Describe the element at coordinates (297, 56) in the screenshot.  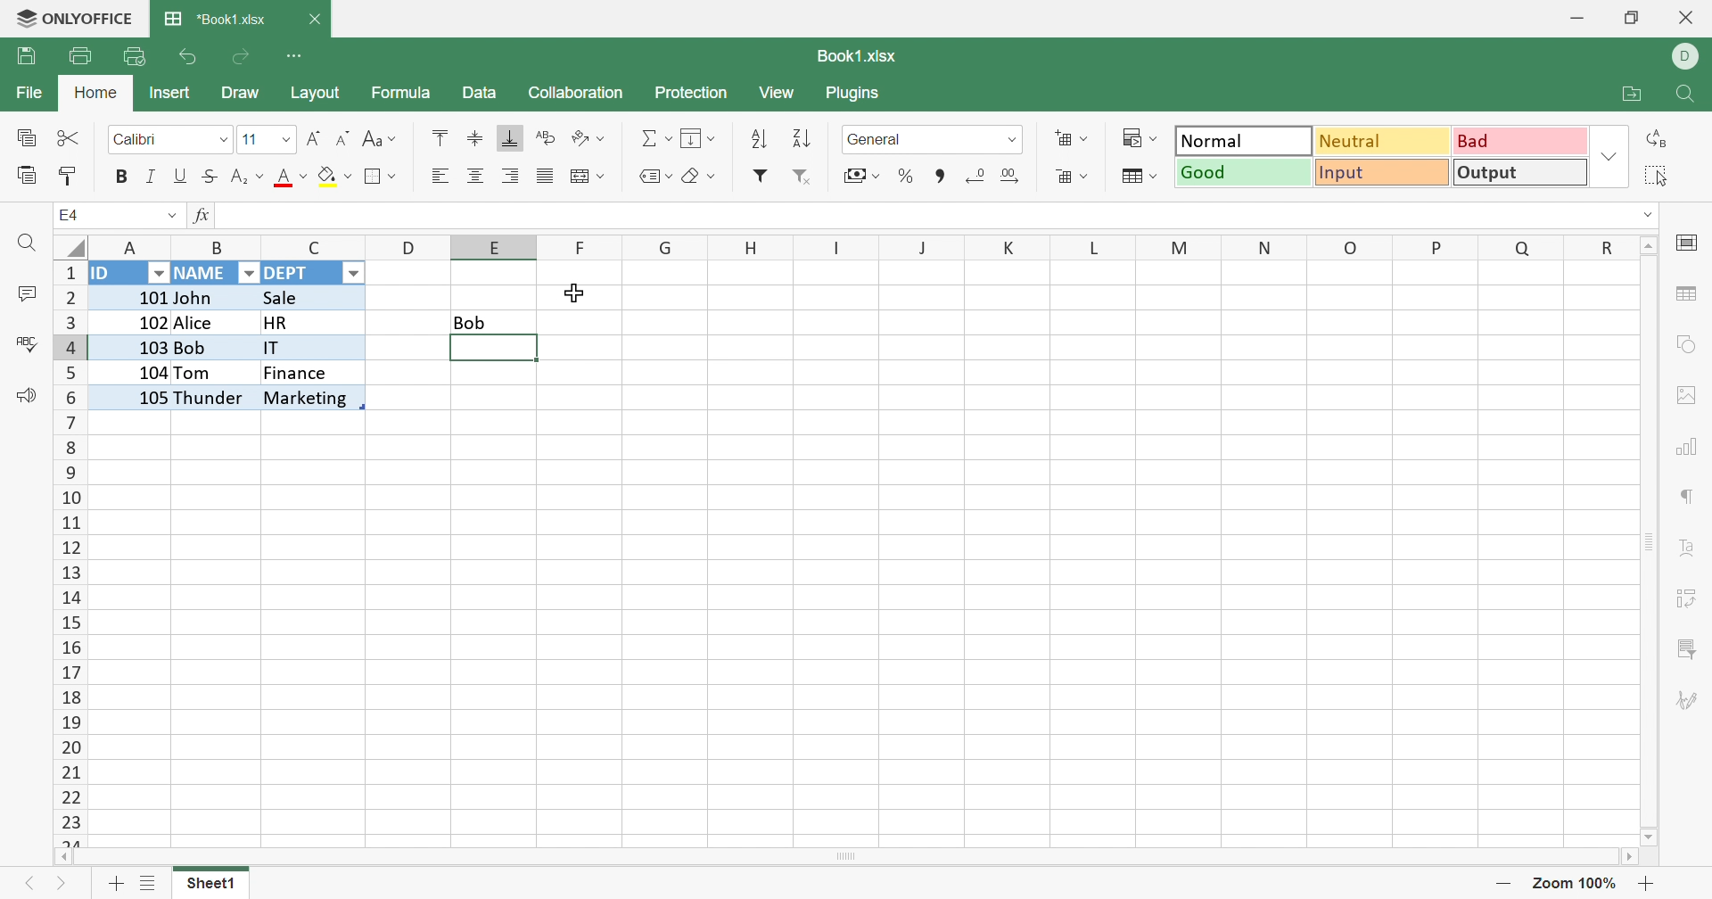
I see `Customize Quick Access Toolbar` at that location.